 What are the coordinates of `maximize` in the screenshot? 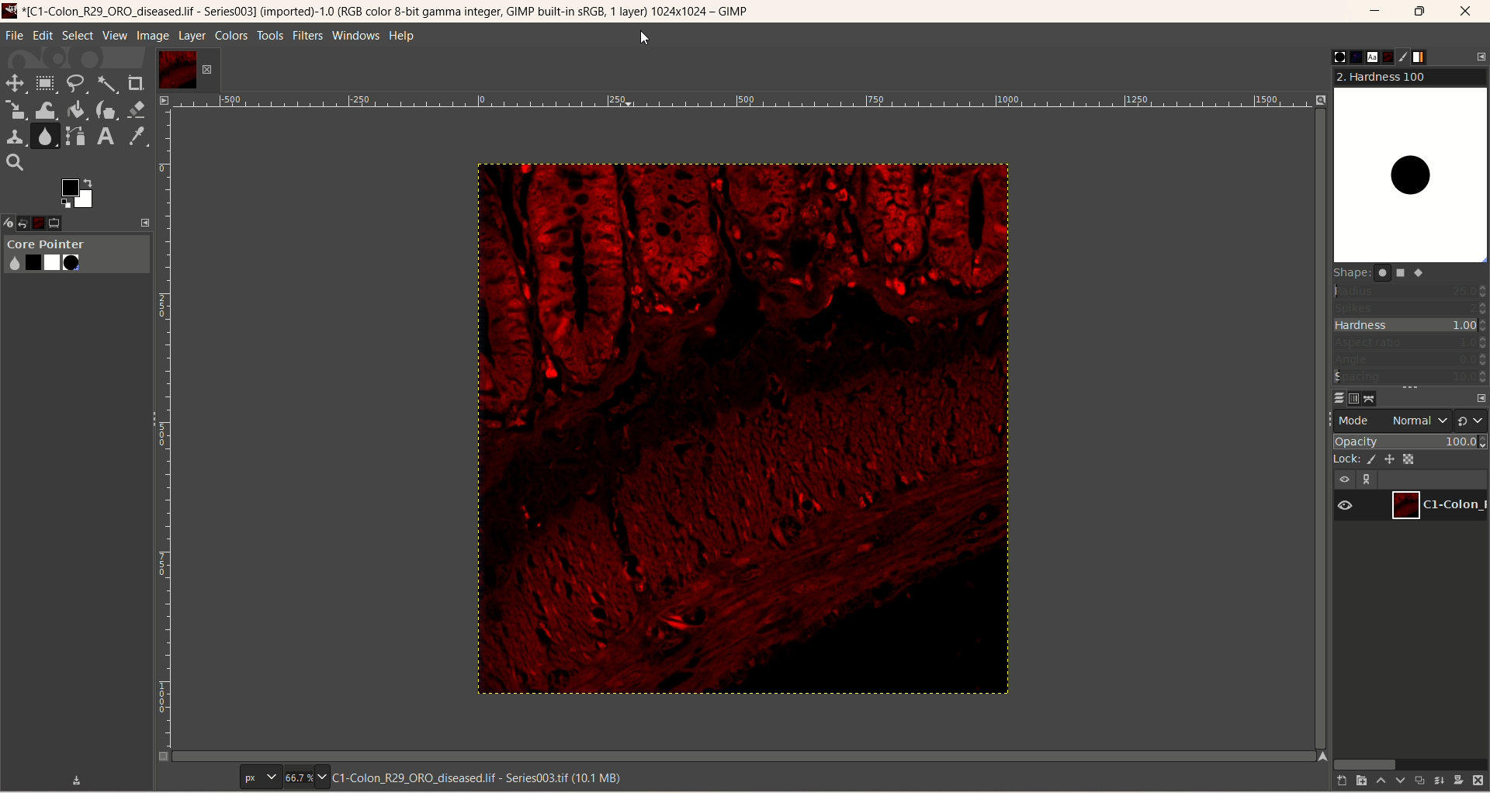 It's located at (1421, 12).